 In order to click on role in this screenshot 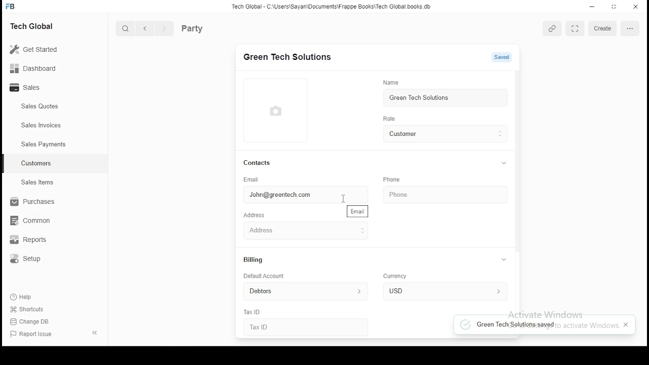, I will do `click(388, 119)`.